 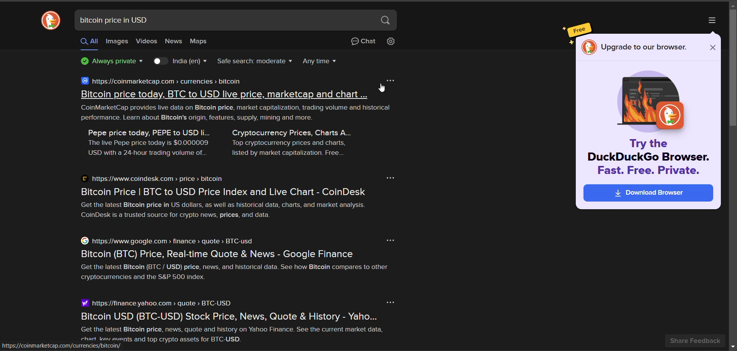 What do you see at coordinates (68, 345) in the screenshot?
I see `httos://coinmarketcap.com/currencies/bitcoin/` at bounding box center [68, 345].